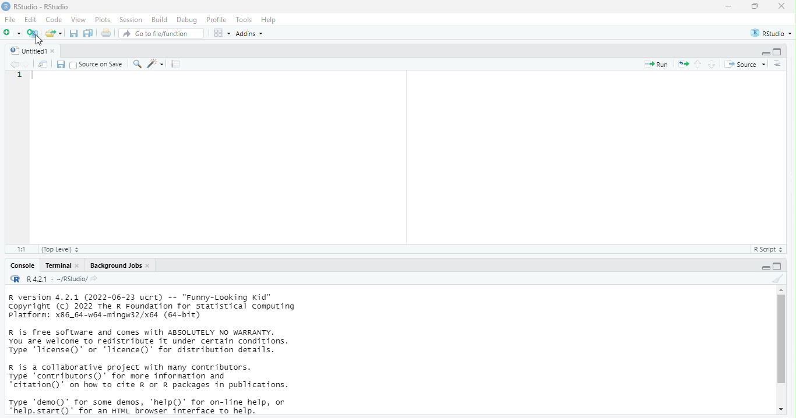  I want to click on RStudio, so click(772, 31).